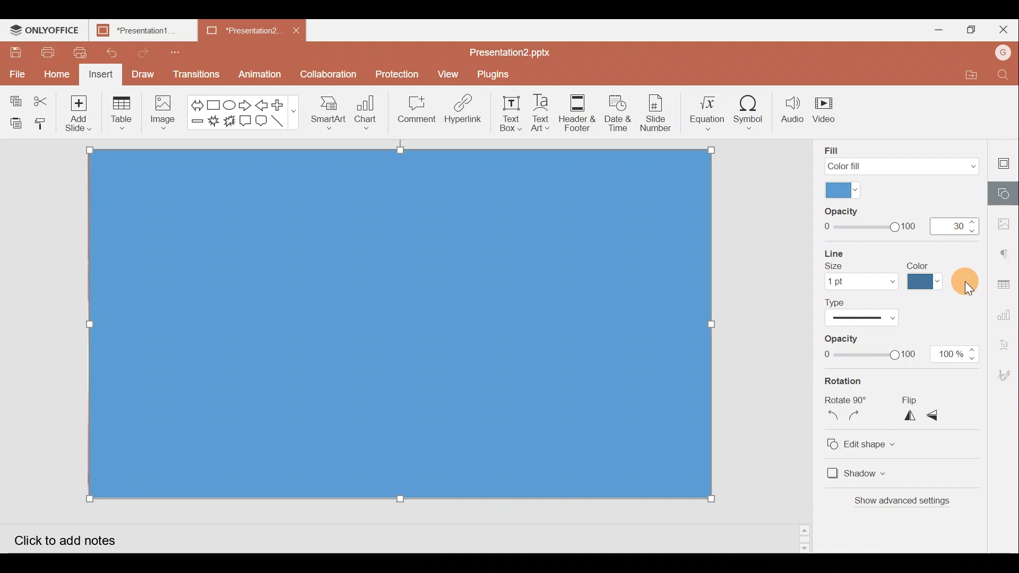 The width and height of the screenshot is (1019, 573). What do you see at coordinates (927, 275) in the screenshot?
I see `Line color` at bounding box center [927, 275].